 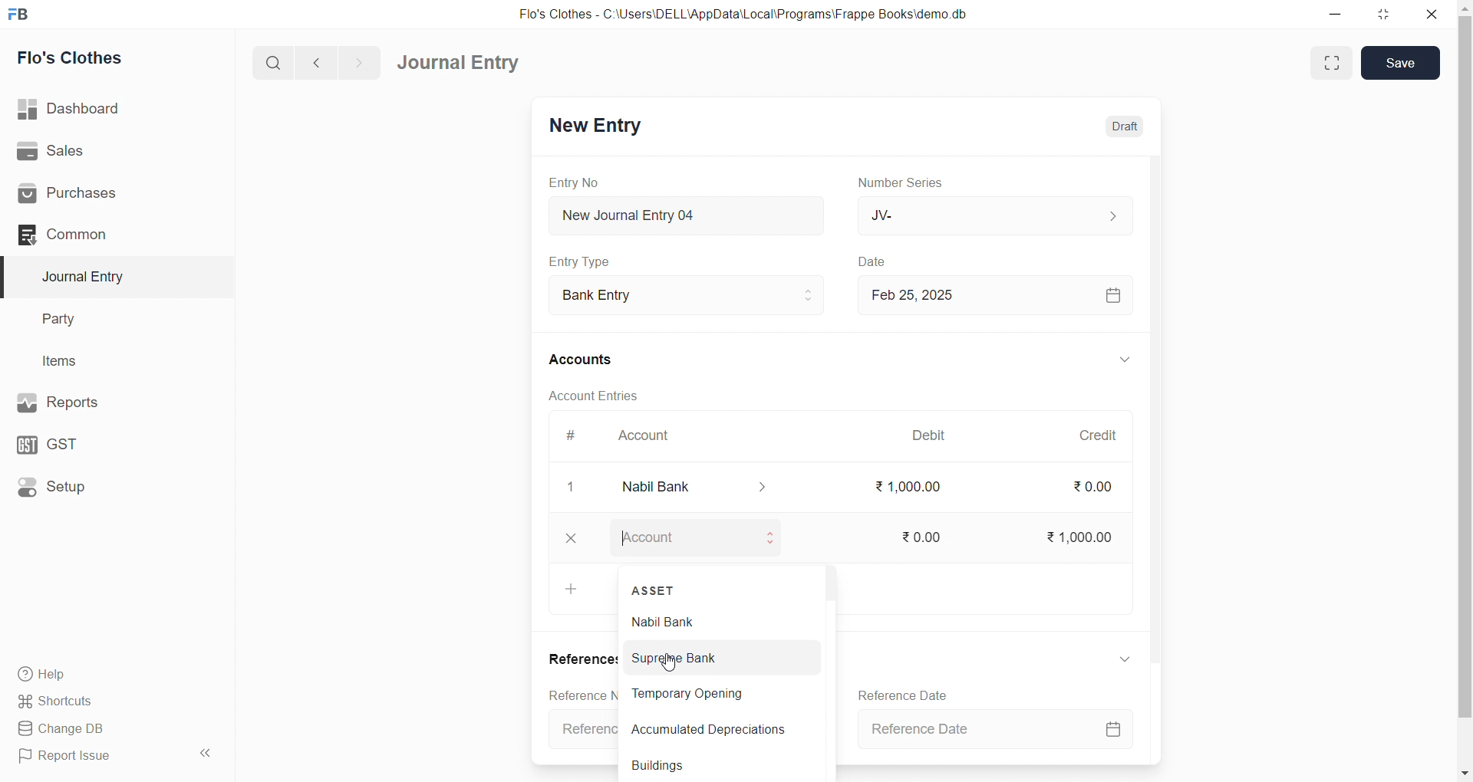 I want to click on Date, so click(x=882, y=262).